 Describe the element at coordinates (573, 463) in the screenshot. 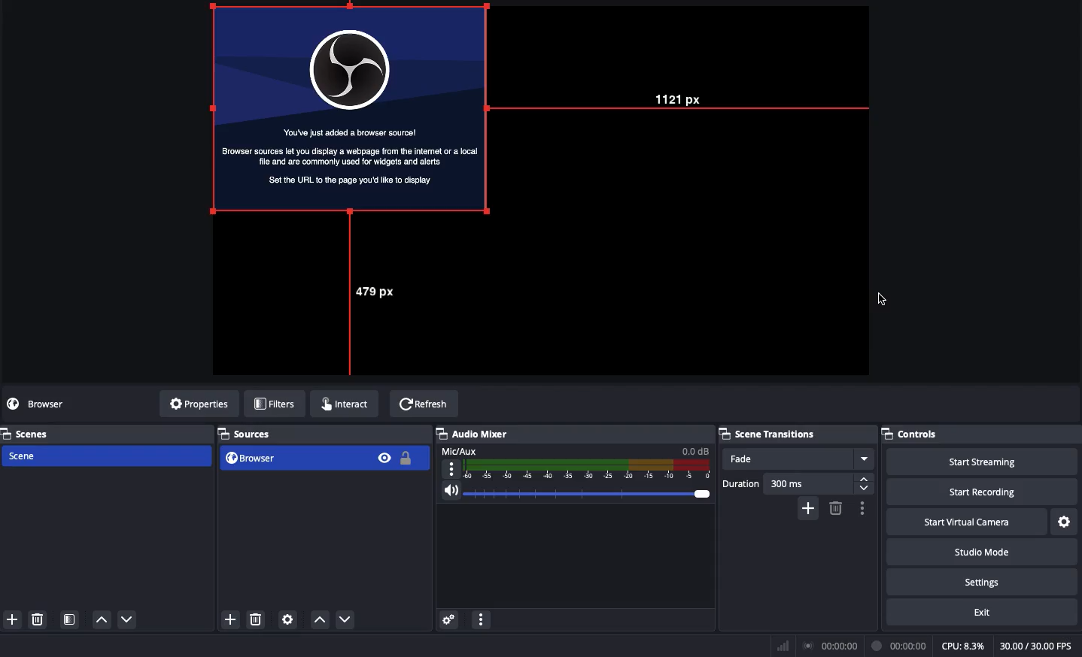

I see `Mic aux` at that location.